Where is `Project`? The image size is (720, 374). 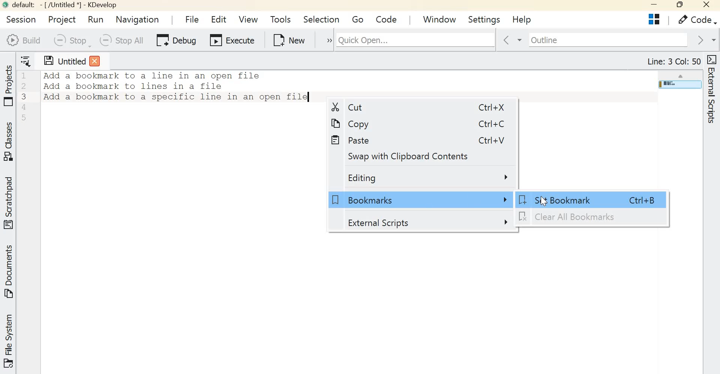
Project is located at coordinates (61, 19).